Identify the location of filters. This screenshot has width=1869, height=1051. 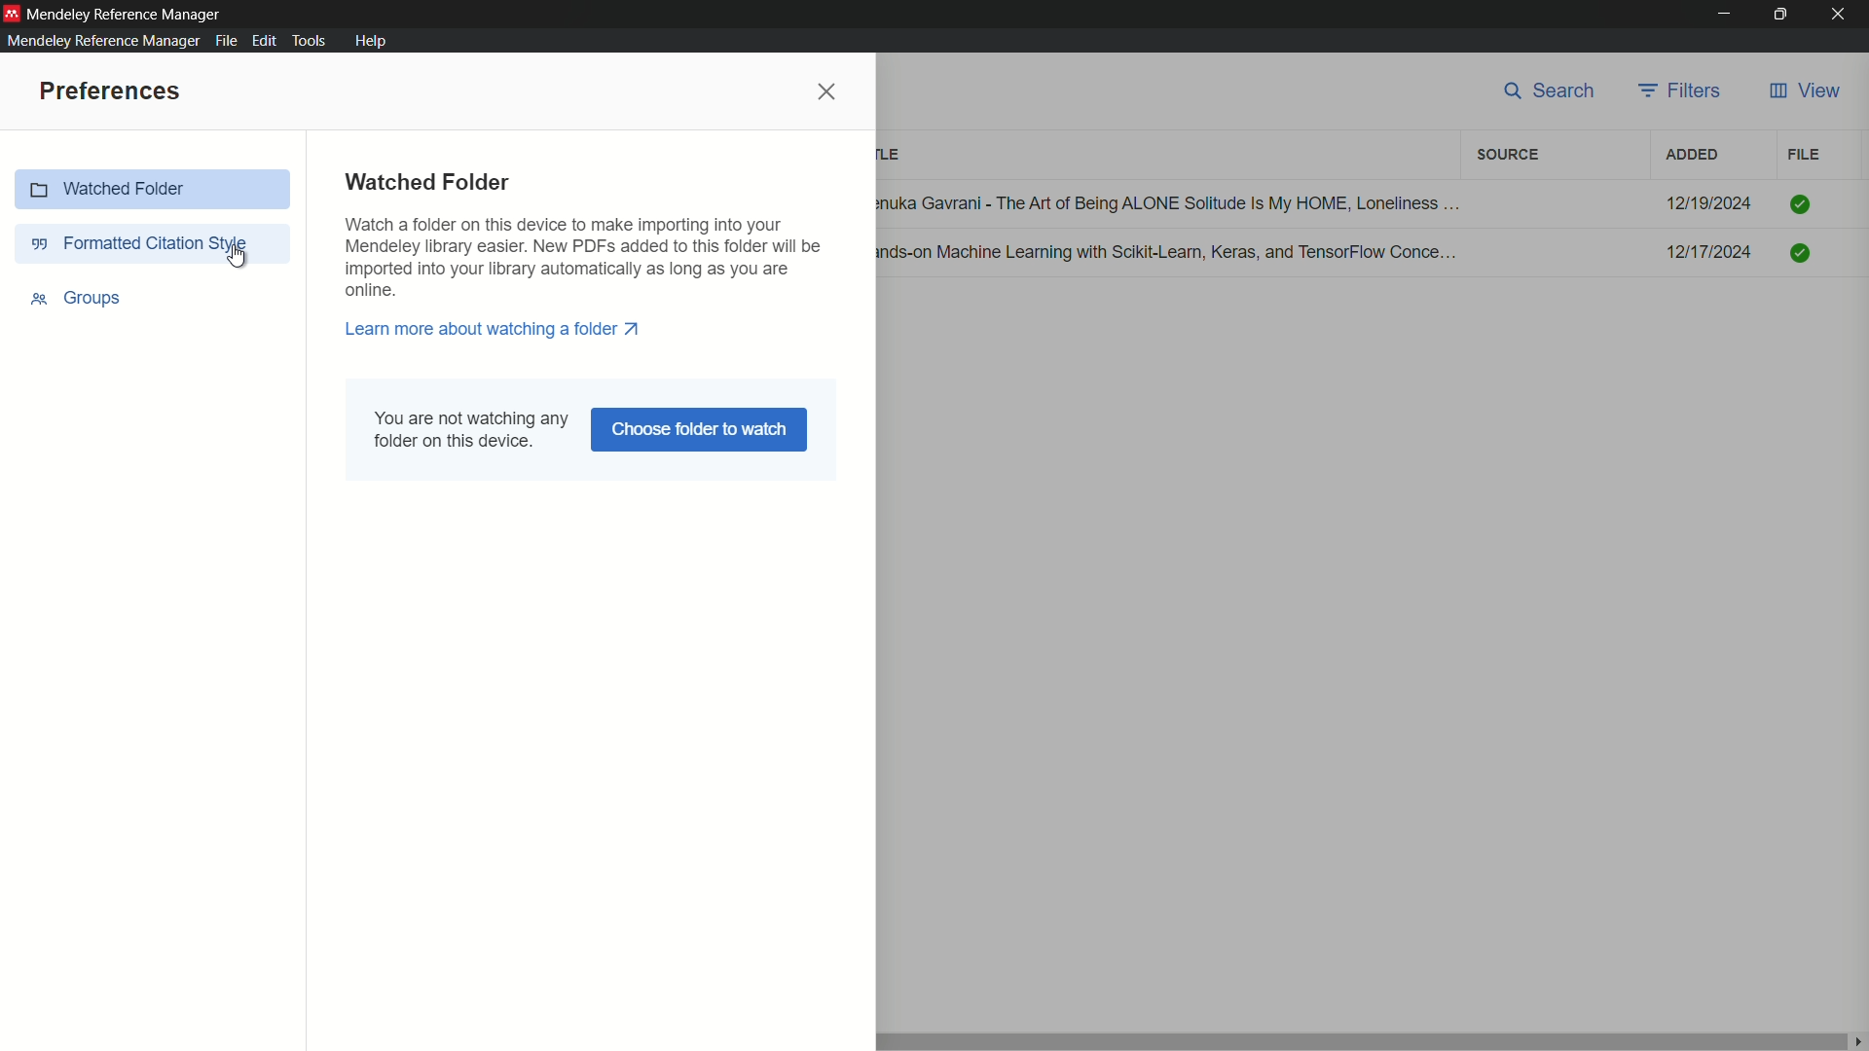
(1509, 156).